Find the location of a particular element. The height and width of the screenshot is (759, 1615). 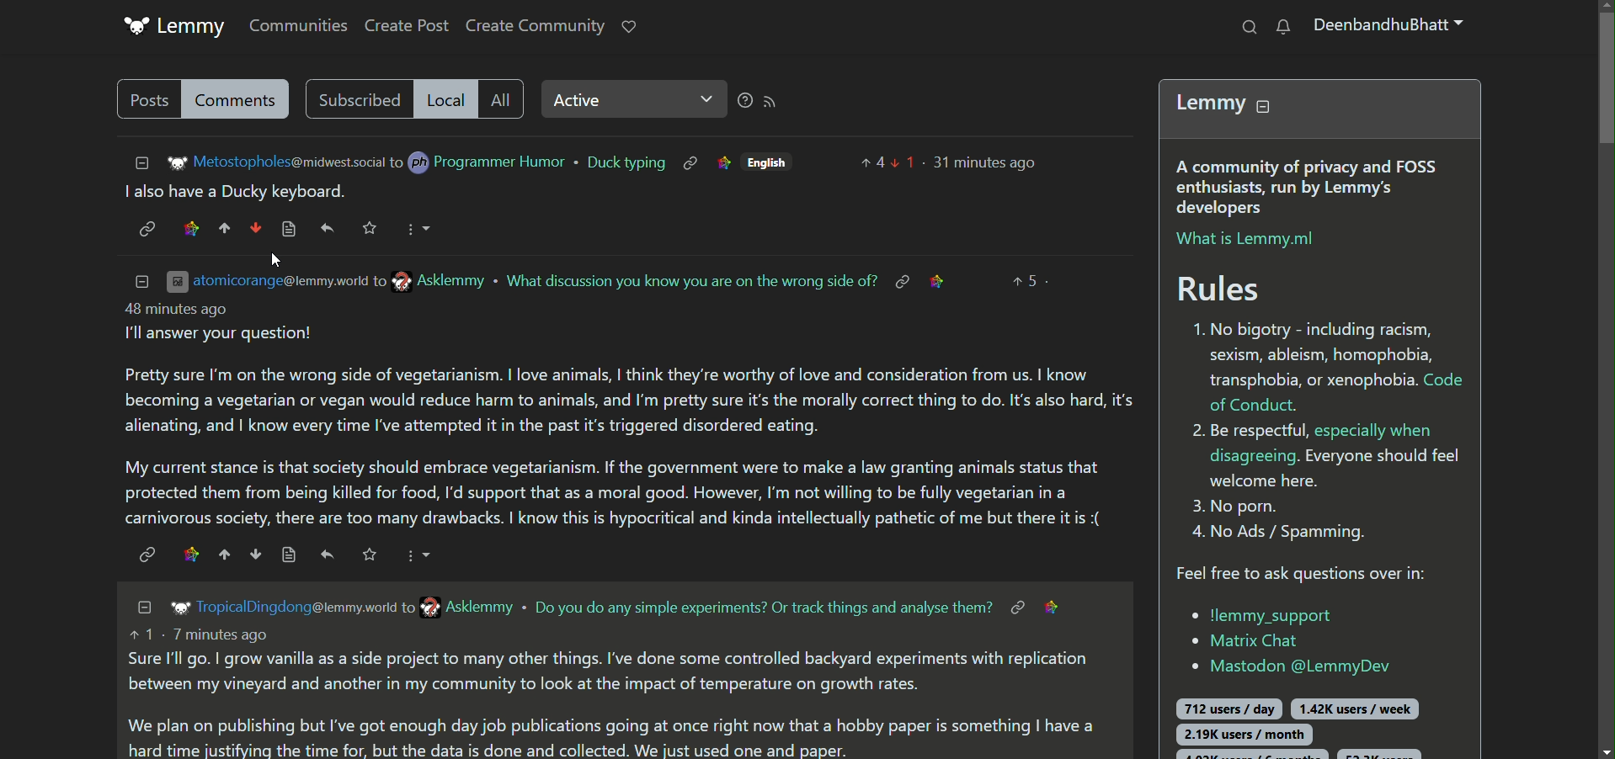

undo is located at coordinates (328, 555).